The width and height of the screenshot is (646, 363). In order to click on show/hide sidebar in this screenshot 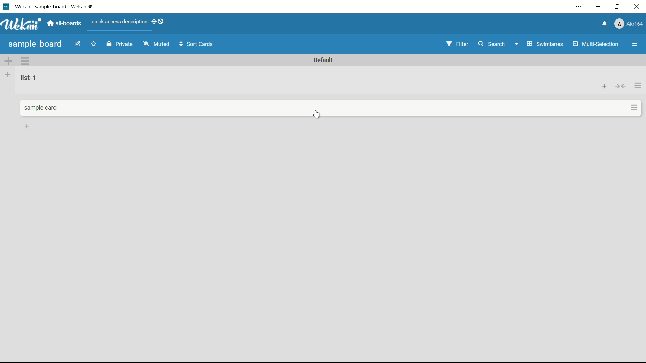, I will do `click(635, 44)`.